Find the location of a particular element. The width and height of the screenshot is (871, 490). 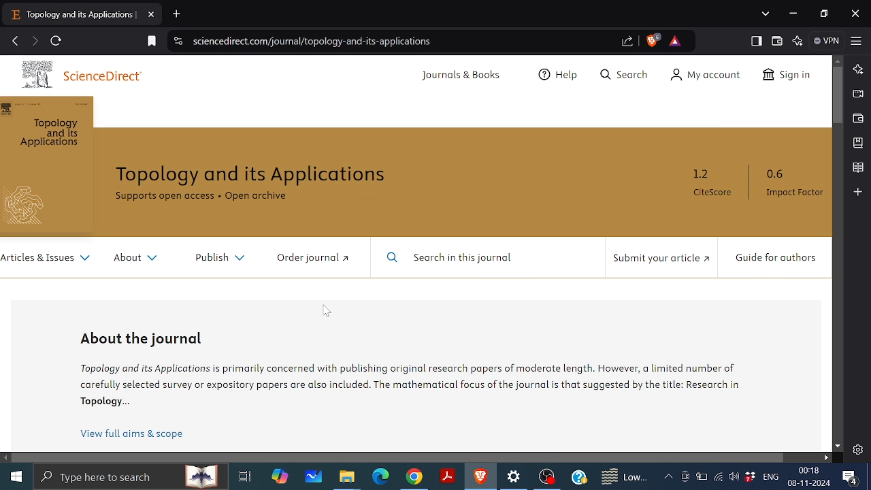

About is located at coordinates (139, 257).